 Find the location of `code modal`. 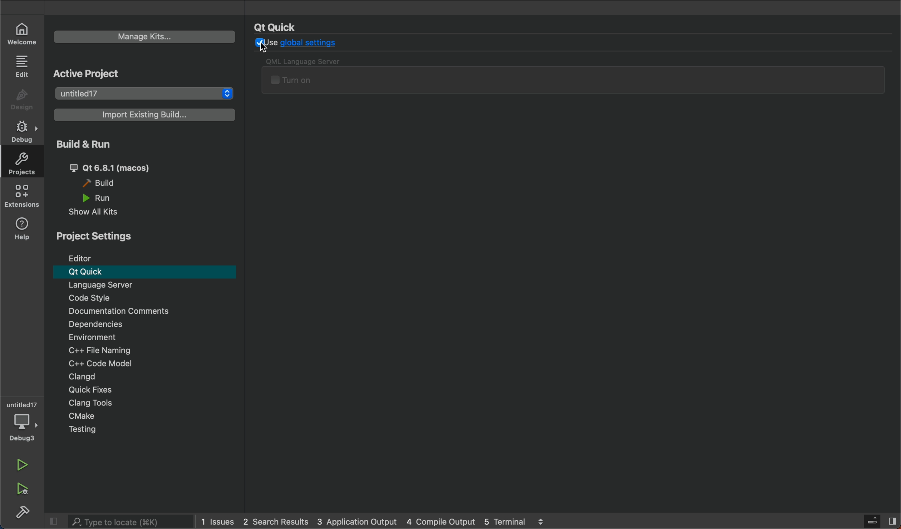

code modal is located at coordinates (149, 364).